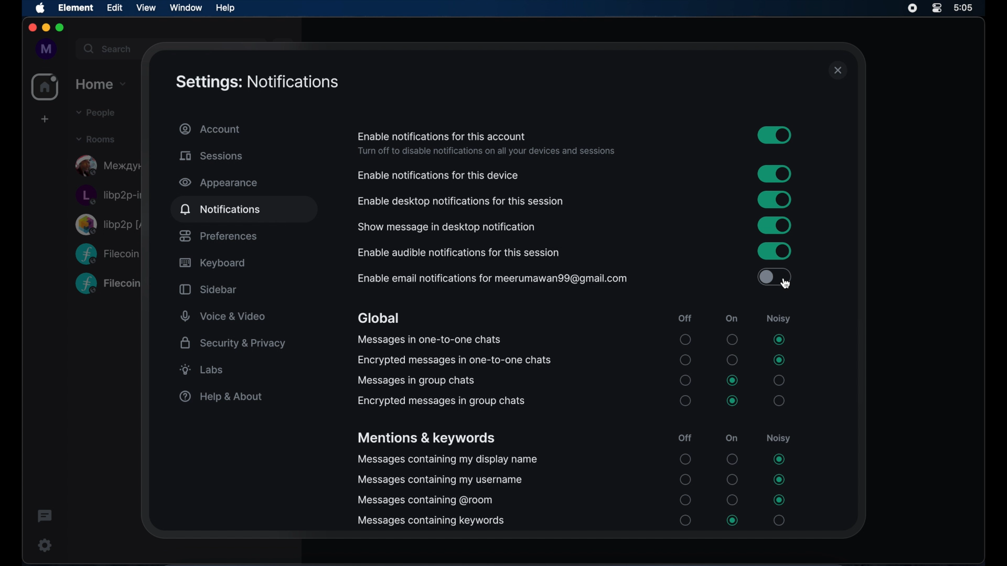 The image size is (1007, 566). Describe the element at coordinates (774, 277) in the screenshot. I see `toggle button` at that location.